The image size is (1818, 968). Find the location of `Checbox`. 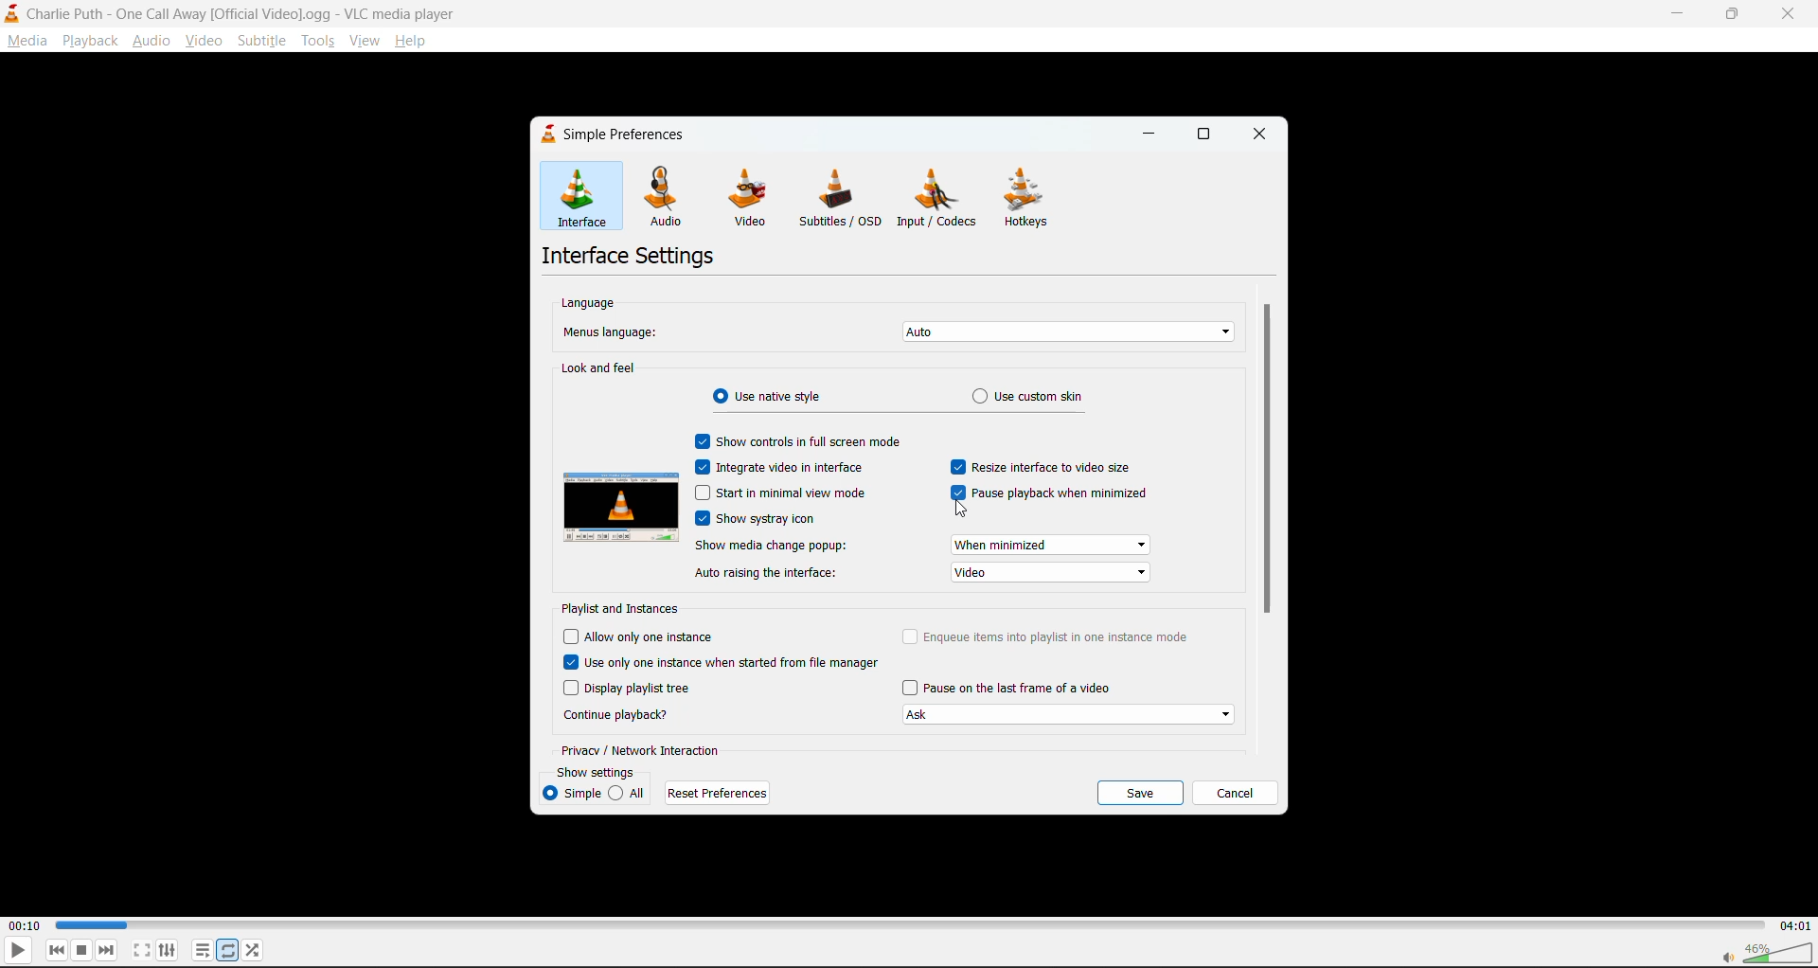

Checbox is located at coordinates (702, 493).